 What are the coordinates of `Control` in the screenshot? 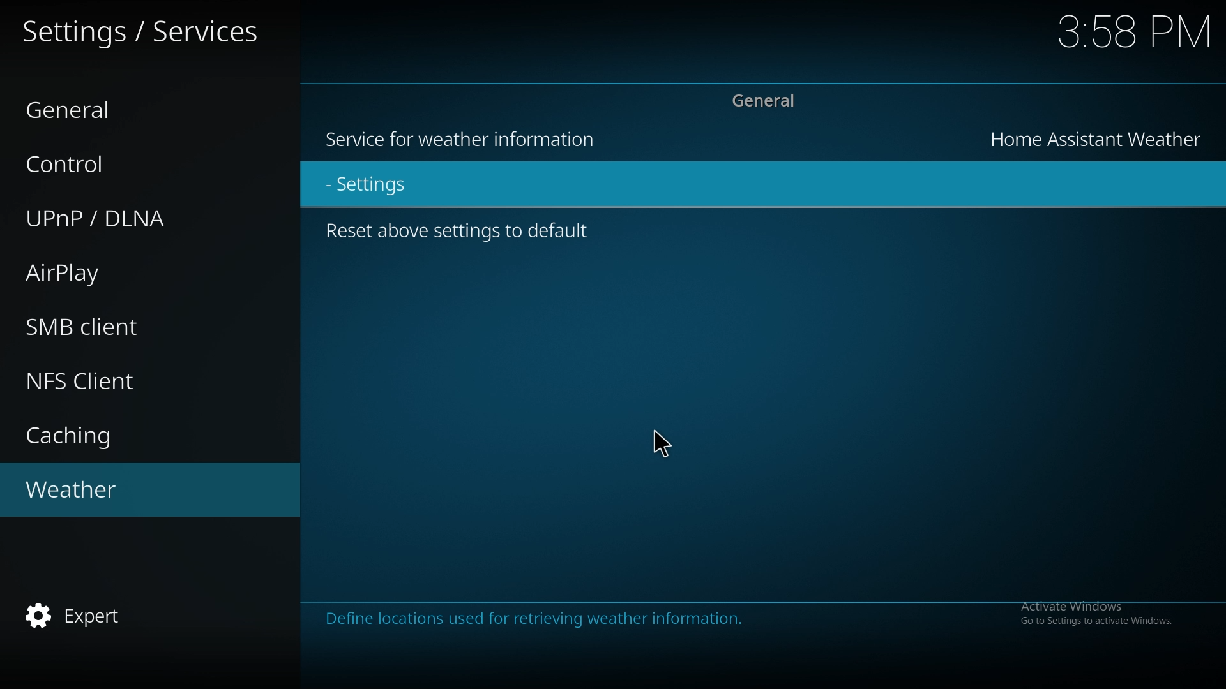 It's located at (120, 161).